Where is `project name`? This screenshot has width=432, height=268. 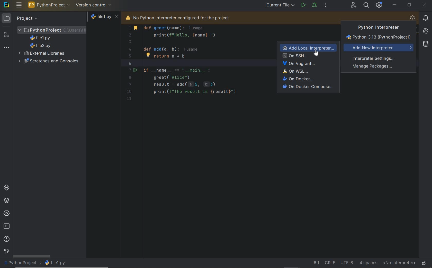 project name is located at coordinates (22, 263).